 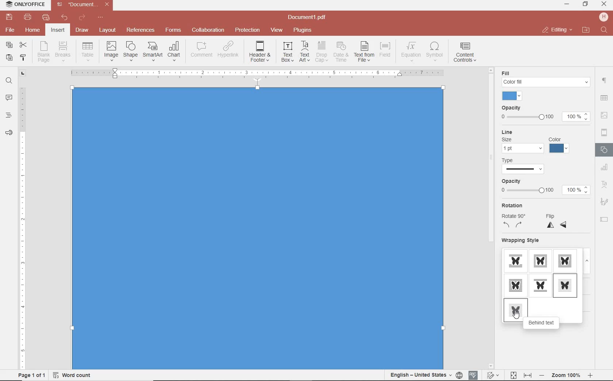 I want to click on , so click(x=257, y=73).